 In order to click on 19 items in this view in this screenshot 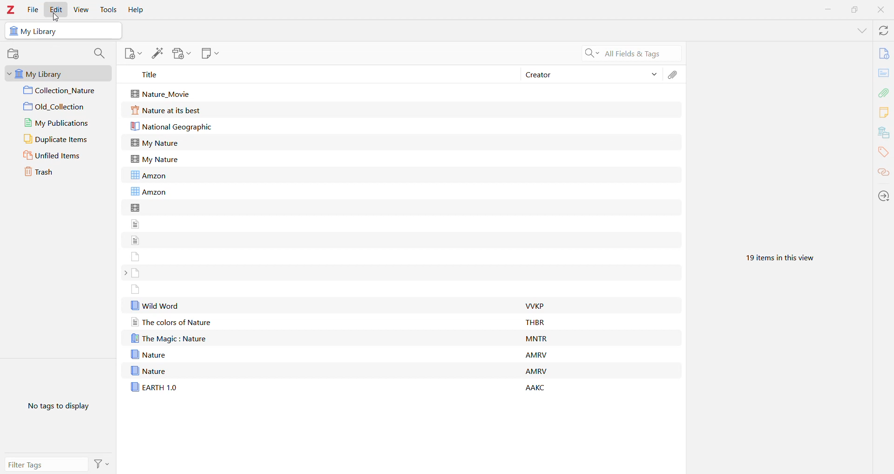, I will do `click(777, 256)`.